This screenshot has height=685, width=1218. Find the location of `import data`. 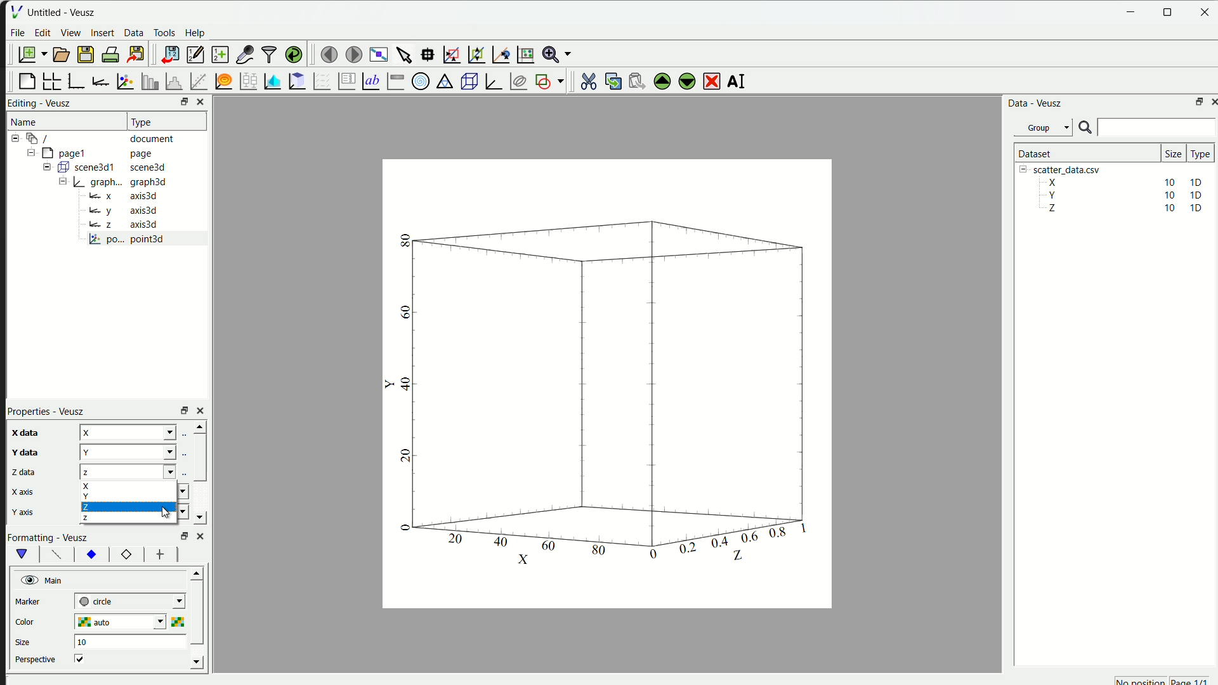

import data is located at coordinates (167, 55).